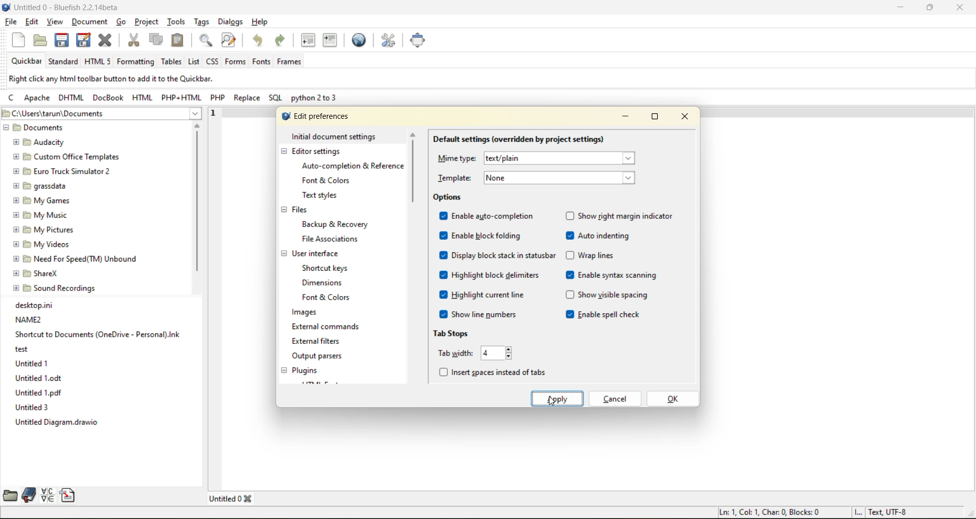  Describe the element at coordinates (490, 275) in the screenshot. I see `highlight  block delimiters` at that location.